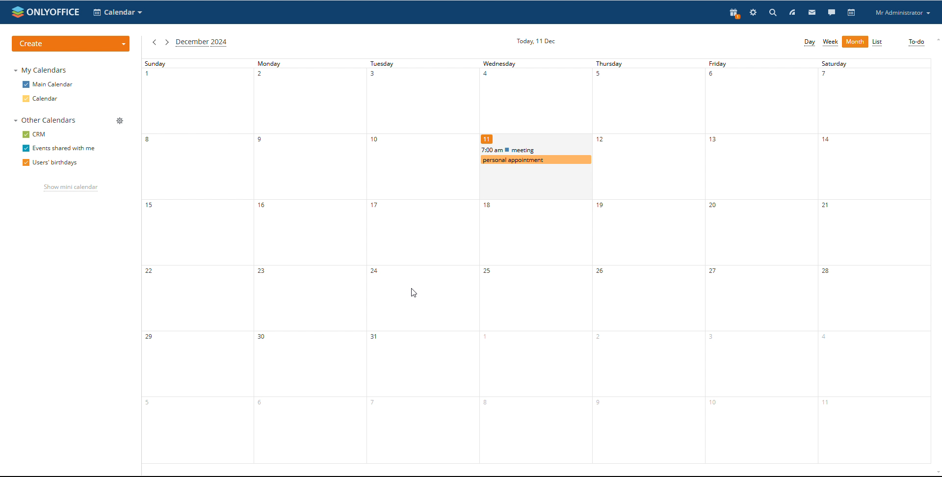  What do you see at coordinates (166, 43) in the screenshot?
I see `next month` at bounding box center [166, 43].